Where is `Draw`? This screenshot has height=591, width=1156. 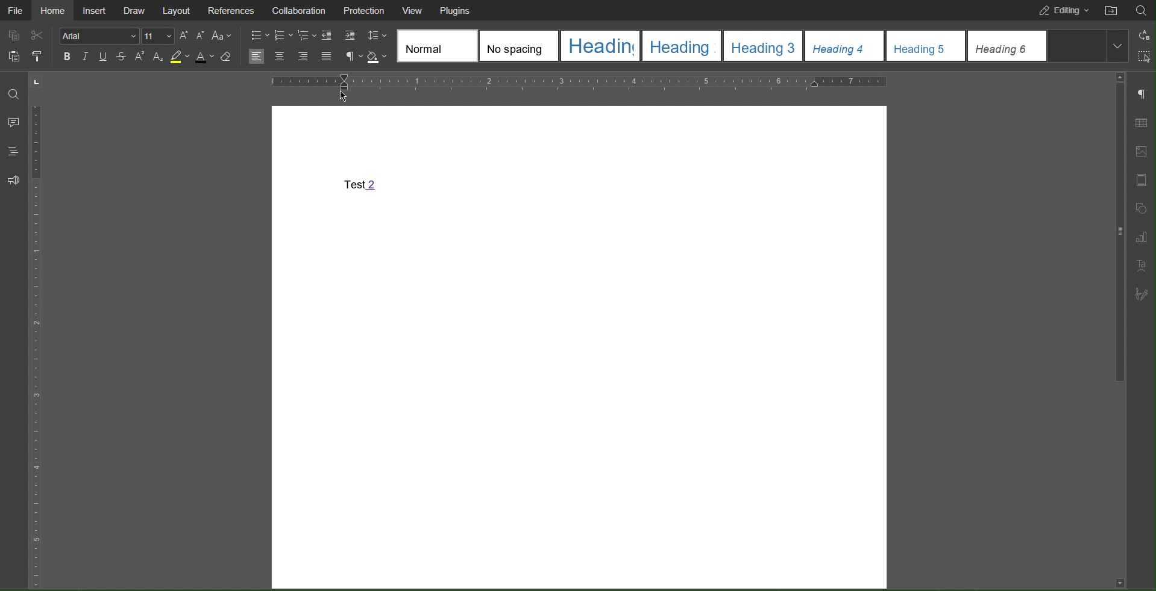
Draw is located at coordinates (134, 11).